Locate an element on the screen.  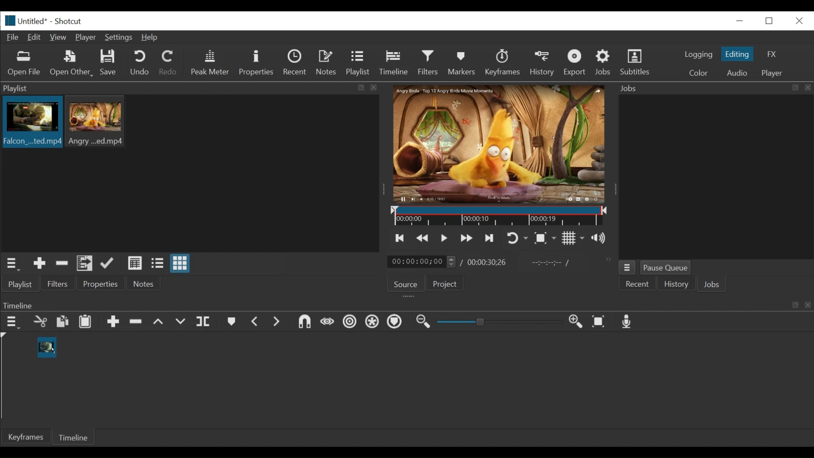
Recent is located at coordinates (297, 64).